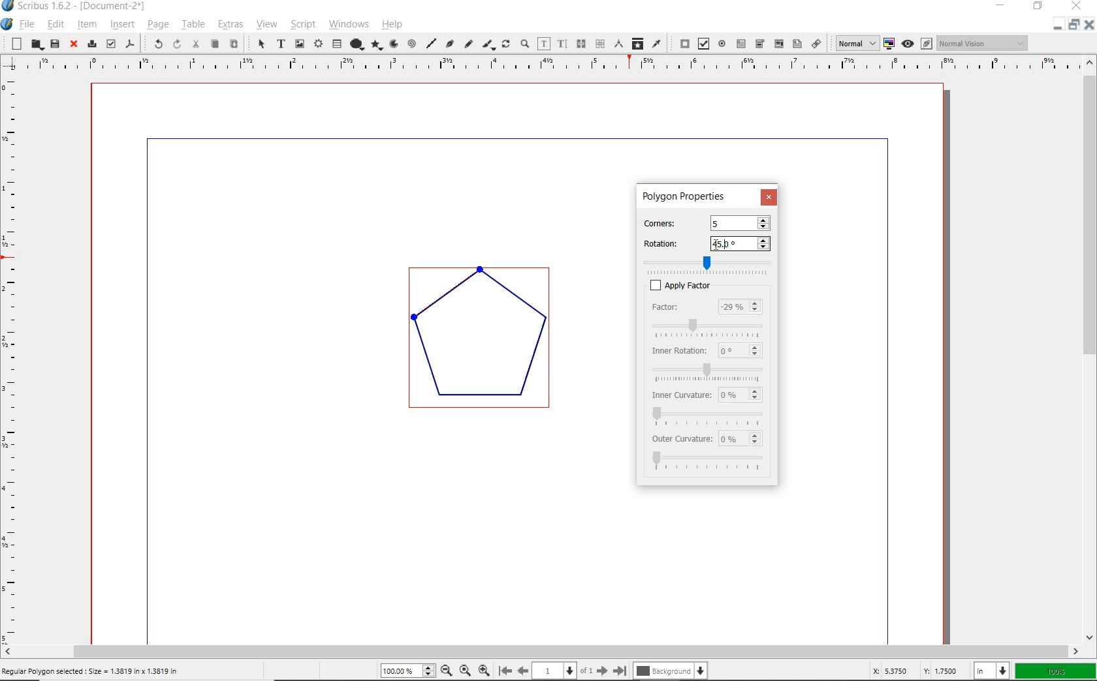 The height and width of the screenshot is (681, 1097). What do you see at coordinates (941, 669) in the screenshot?
I see `v 1.8558` at bounding box center [941, 669].